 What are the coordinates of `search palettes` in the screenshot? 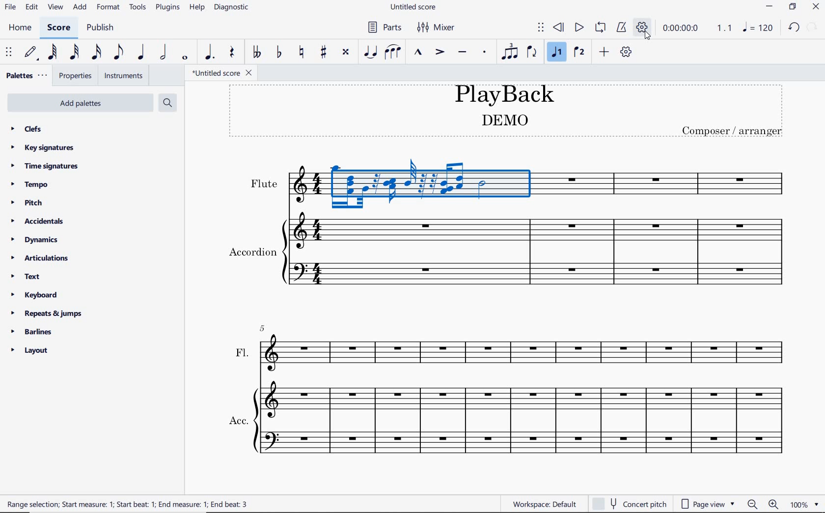 It's located at (167, 103).